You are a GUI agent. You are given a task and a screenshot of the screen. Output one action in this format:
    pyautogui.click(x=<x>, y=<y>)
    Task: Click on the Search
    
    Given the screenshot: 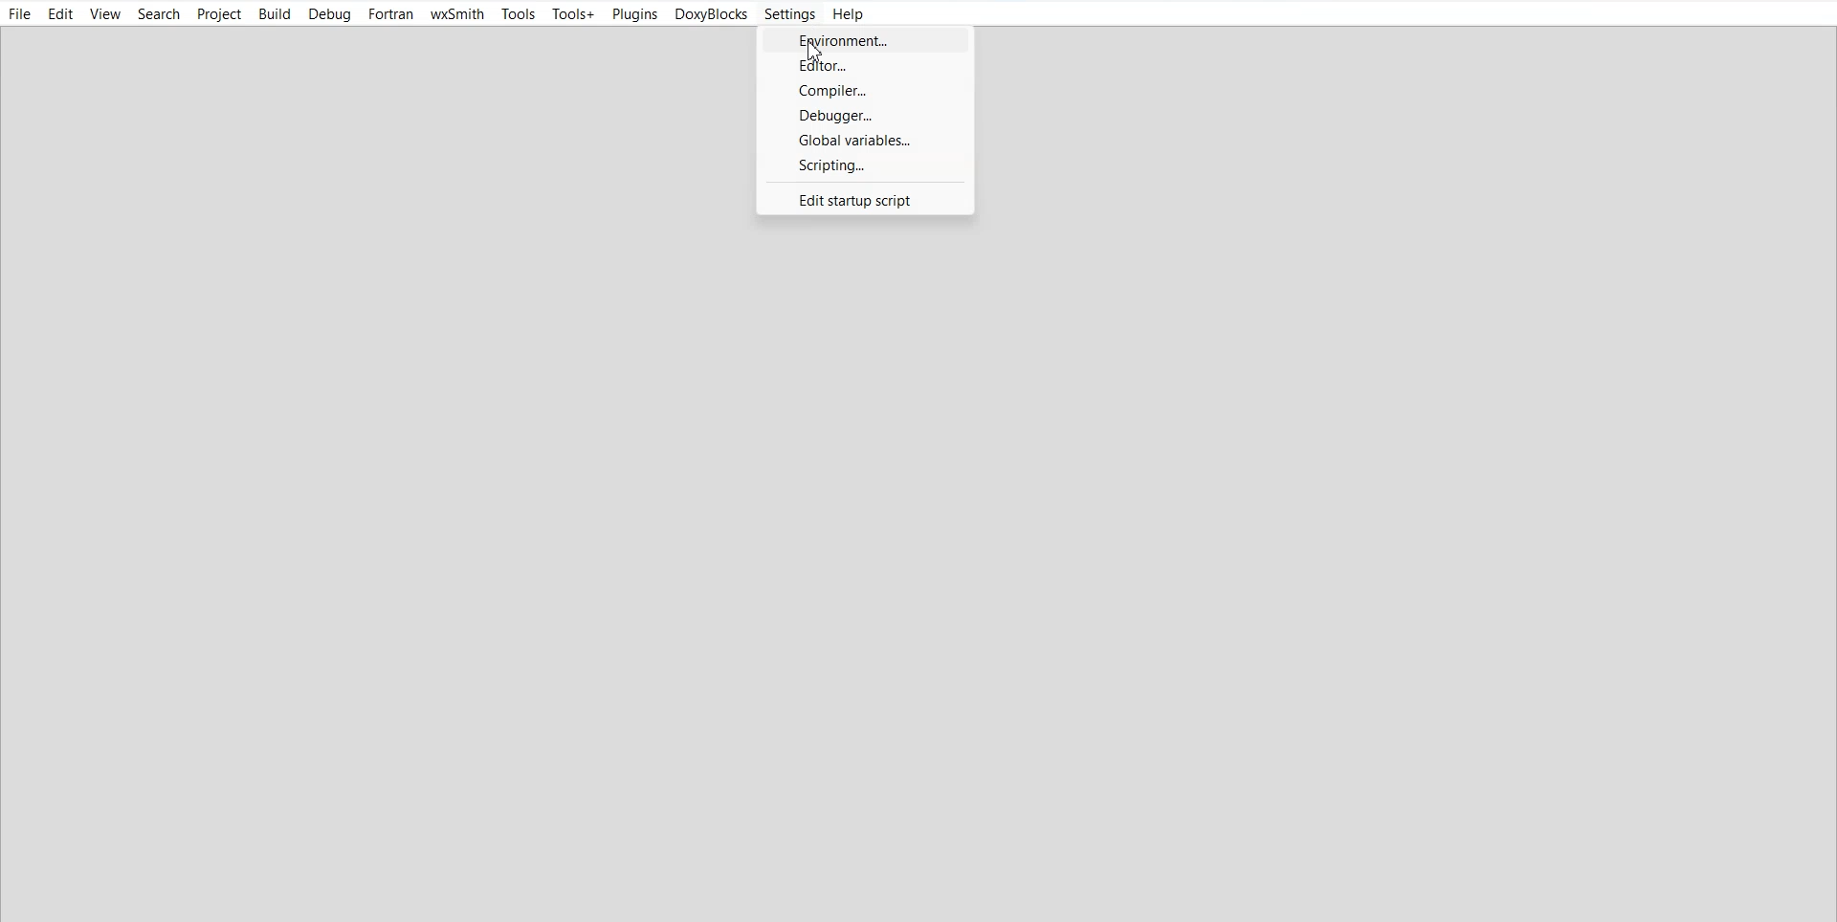 What is the action you would take?
    pyautogui.click(x=161, y=14)
    